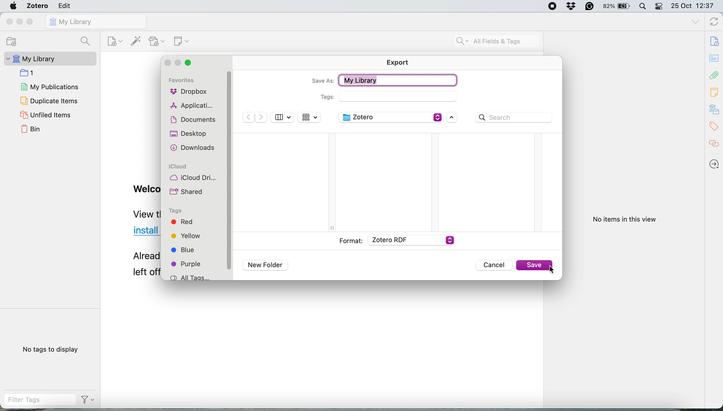  What do you see at coordinates (49, 101) in the screenshot?
I see `duplicate items` at bounding box center [49, 101].